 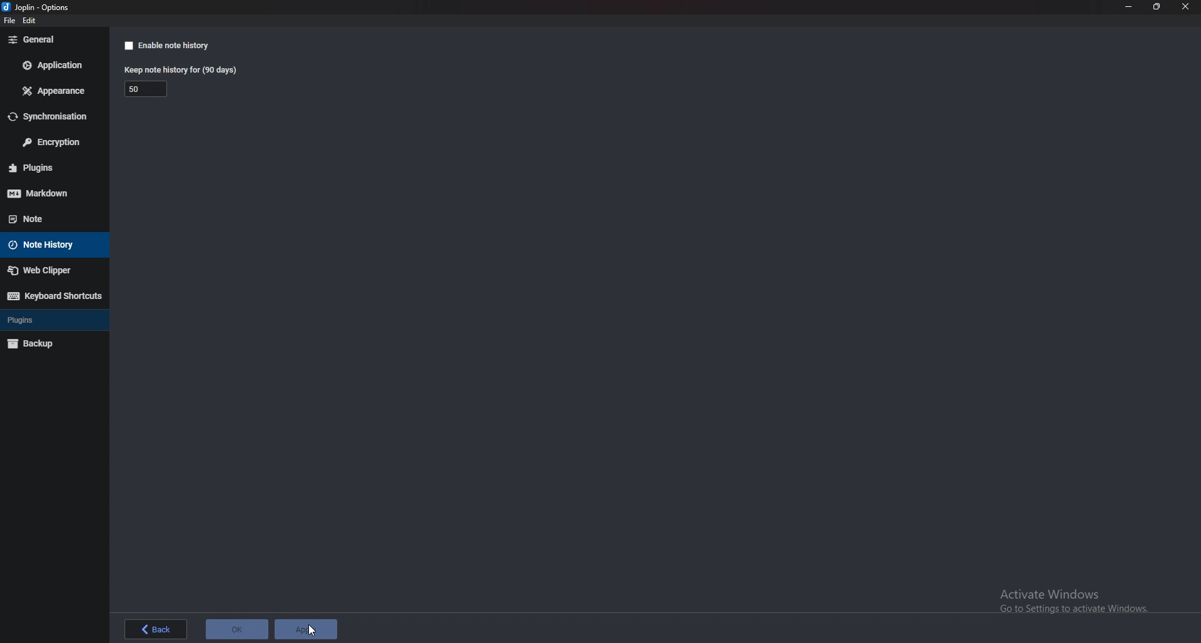 I want to click on Duration, so click(x=133, y=89).